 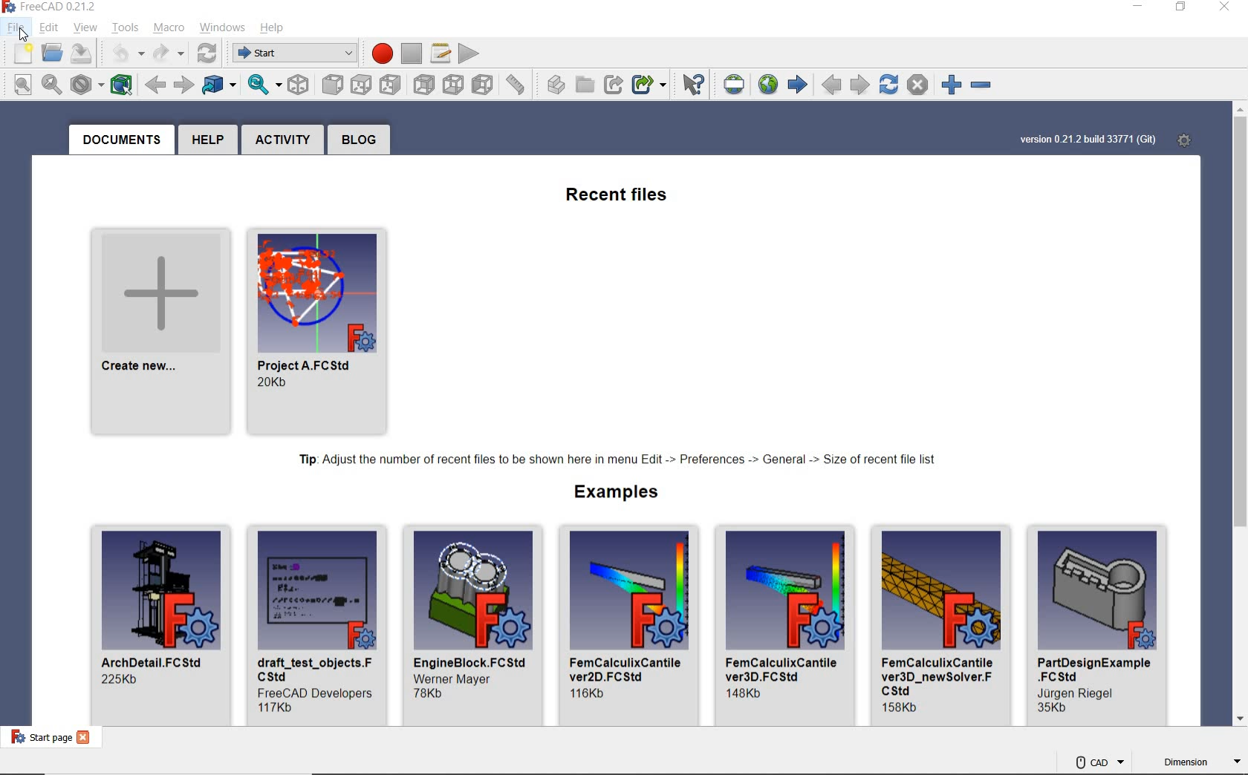 I want to click on image, so click(x=786, y=589).